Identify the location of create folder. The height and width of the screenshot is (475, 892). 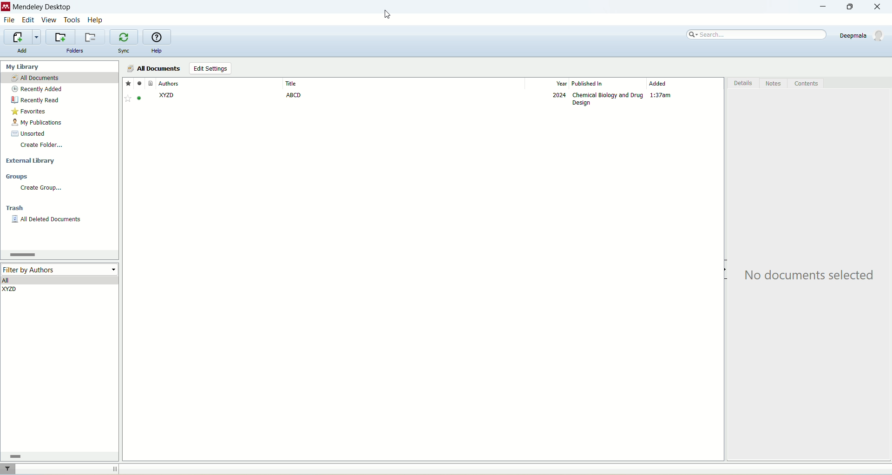
(41, 145).